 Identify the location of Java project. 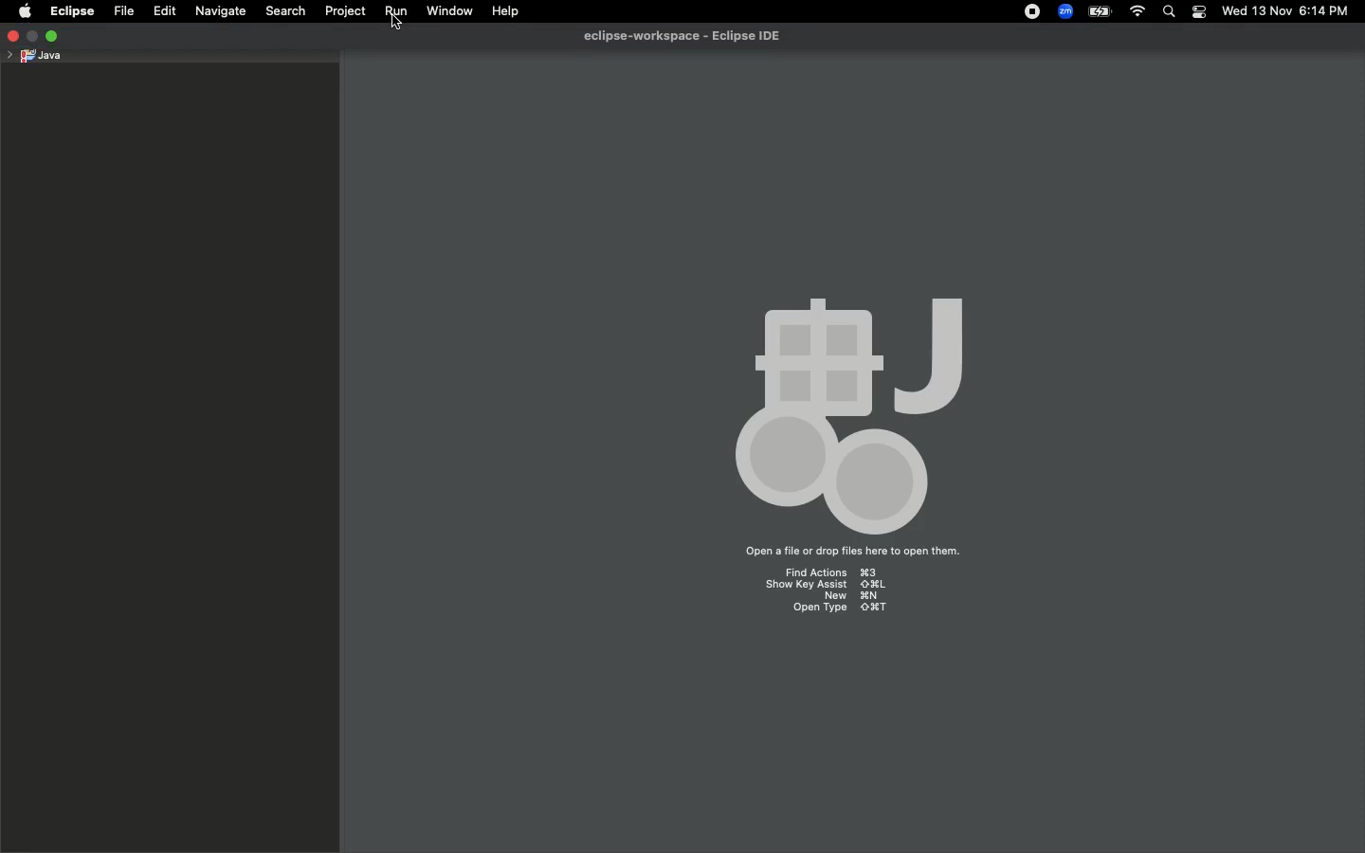
(33, 57).